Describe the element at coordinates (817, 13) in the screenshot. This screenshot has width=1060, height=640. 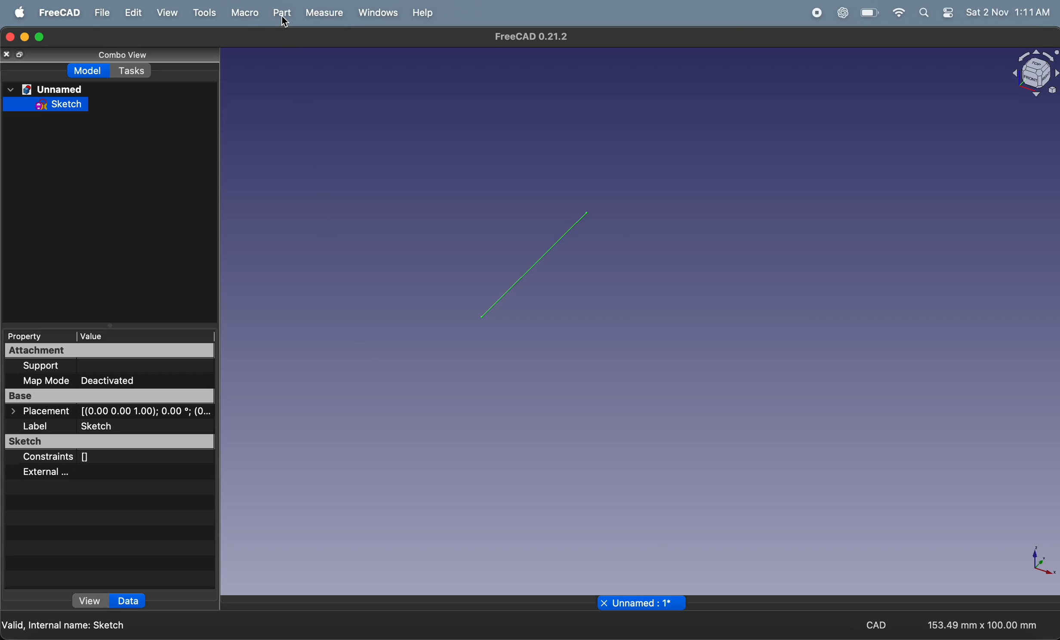
I see `record` at that location.